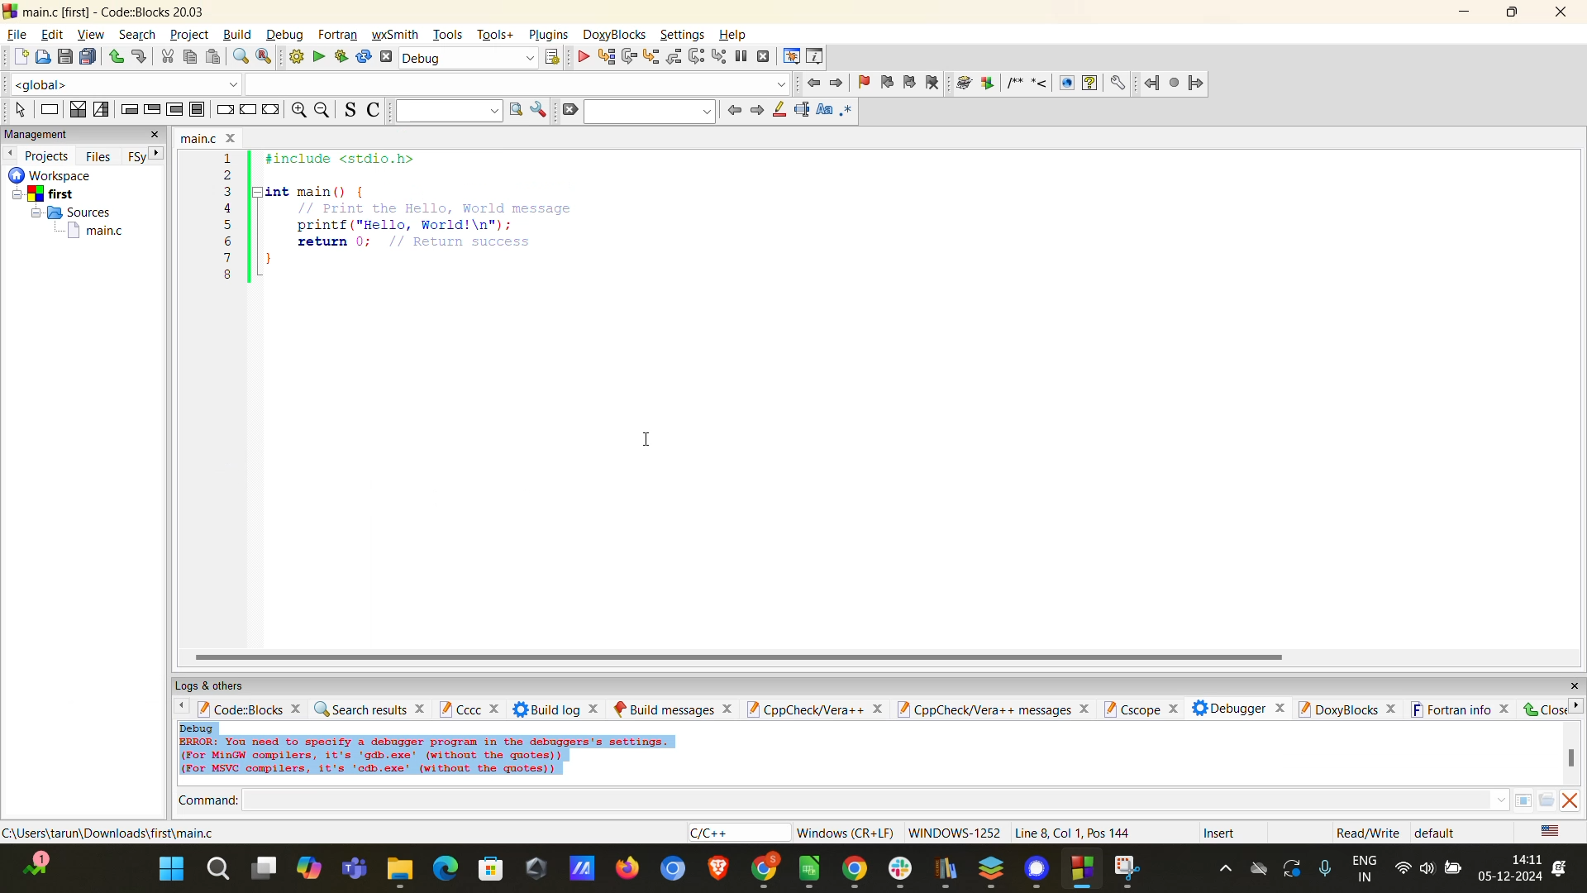 Image resolution: width=1587 pixels, height=893 pixels. I want to click on redo, so click(139, 59).